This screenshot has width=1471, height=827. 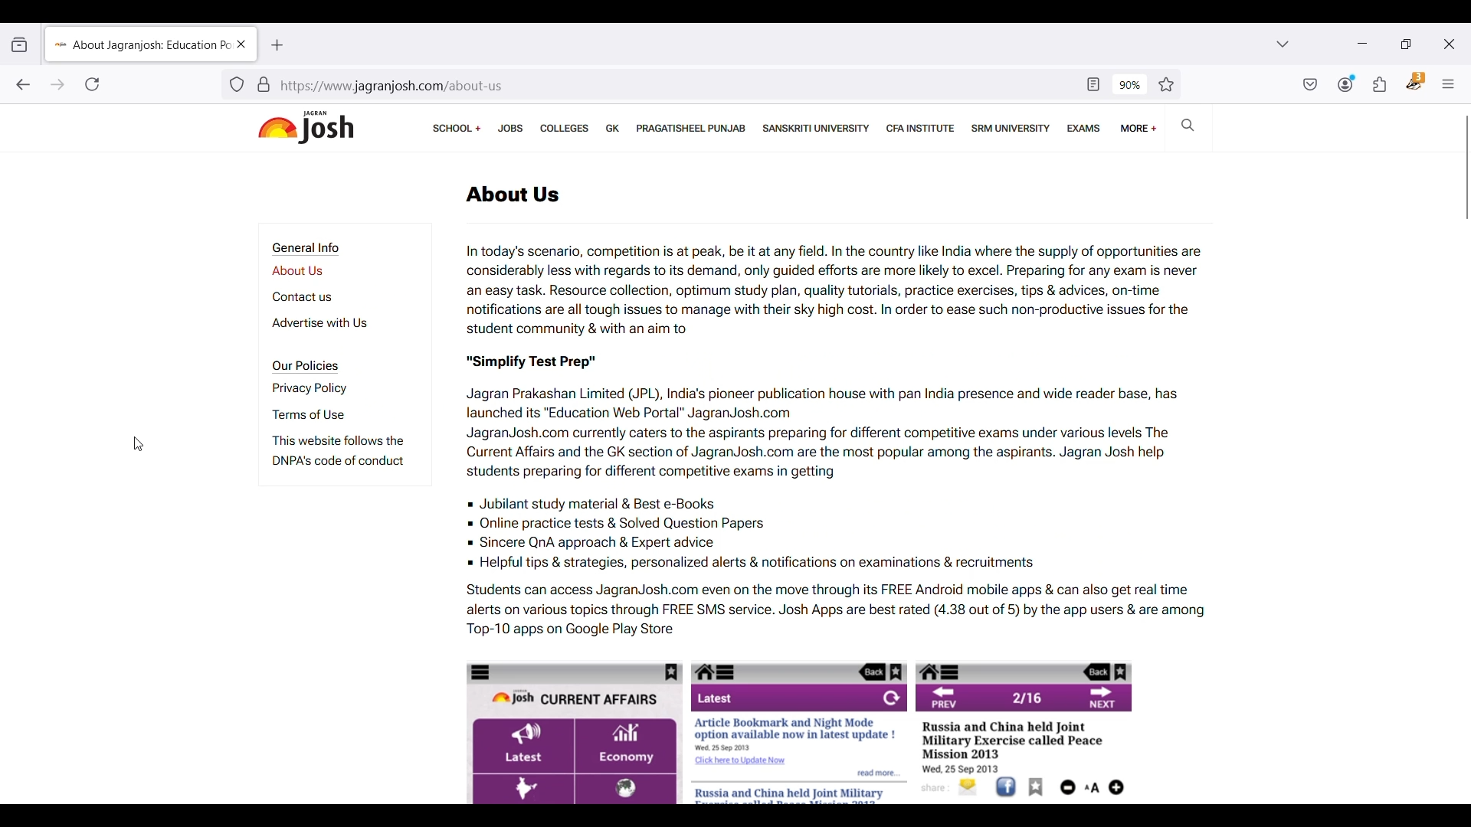 What do you see at coordinates (1416, 81) in the screenshot?
I see `Privacy badger` at bounding box center [1416, 81].